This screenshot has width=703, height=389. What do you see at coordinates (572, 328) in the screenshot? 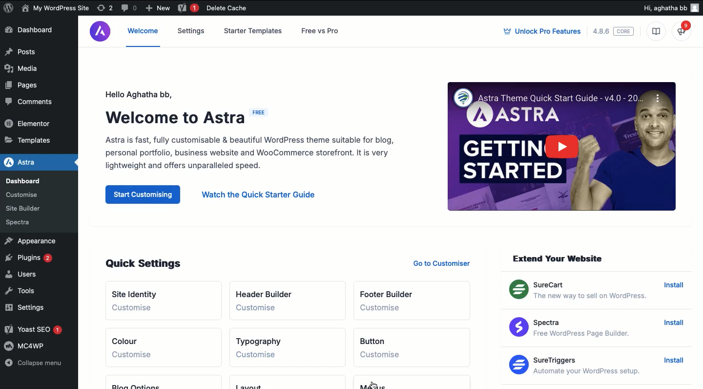
I see `Spectra` at bounding box center [572, 328].